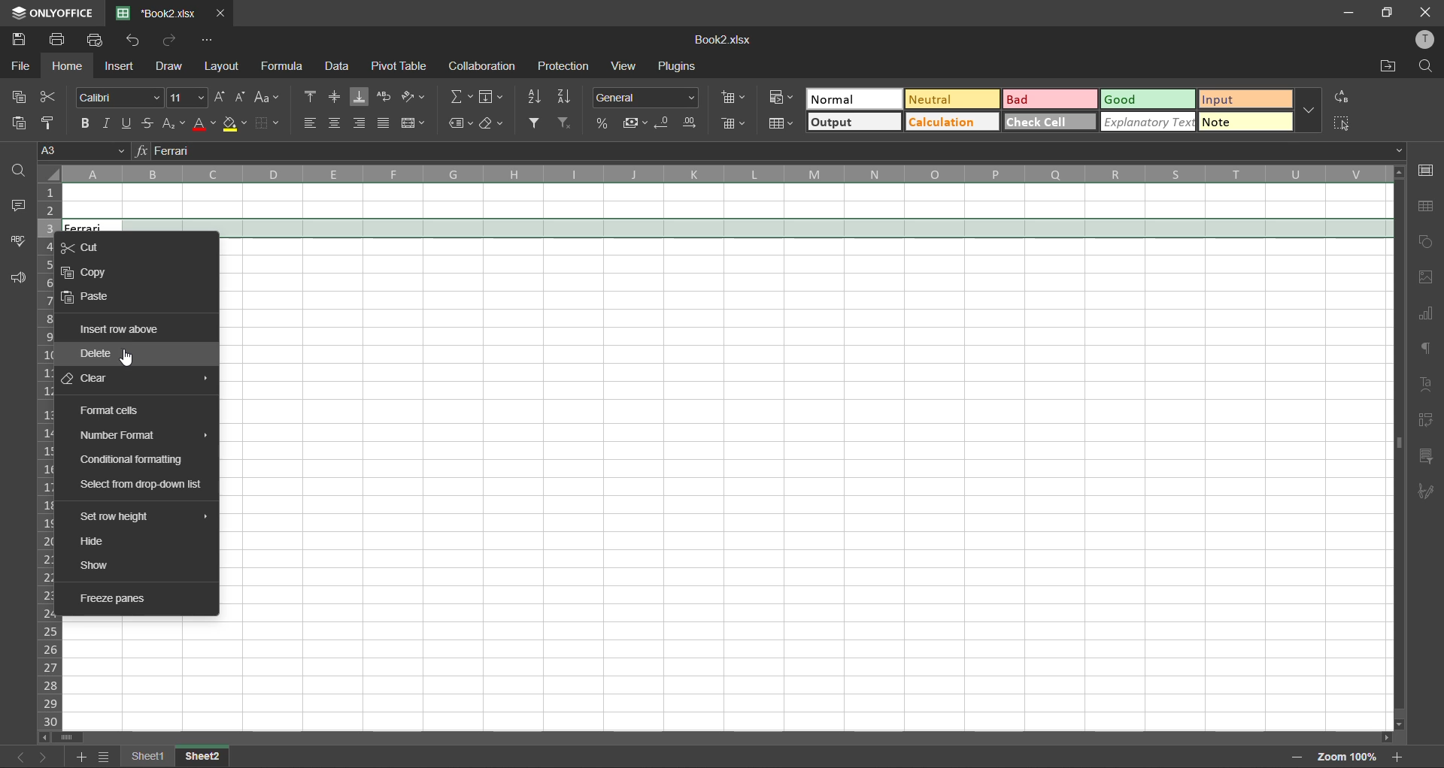 The image size is (1444, 768). I want to click on plugins, so click(679, 68).